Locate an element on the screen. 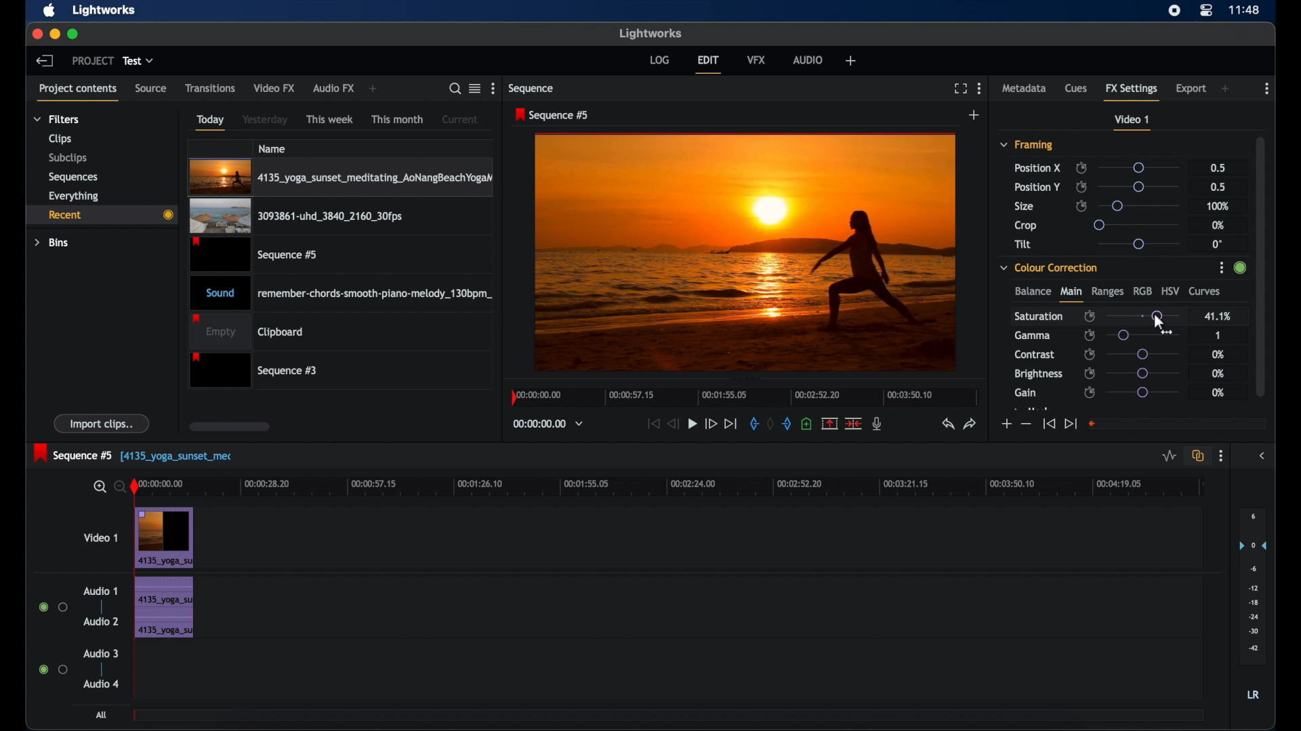  0% is located at coordinates (1219, 374).